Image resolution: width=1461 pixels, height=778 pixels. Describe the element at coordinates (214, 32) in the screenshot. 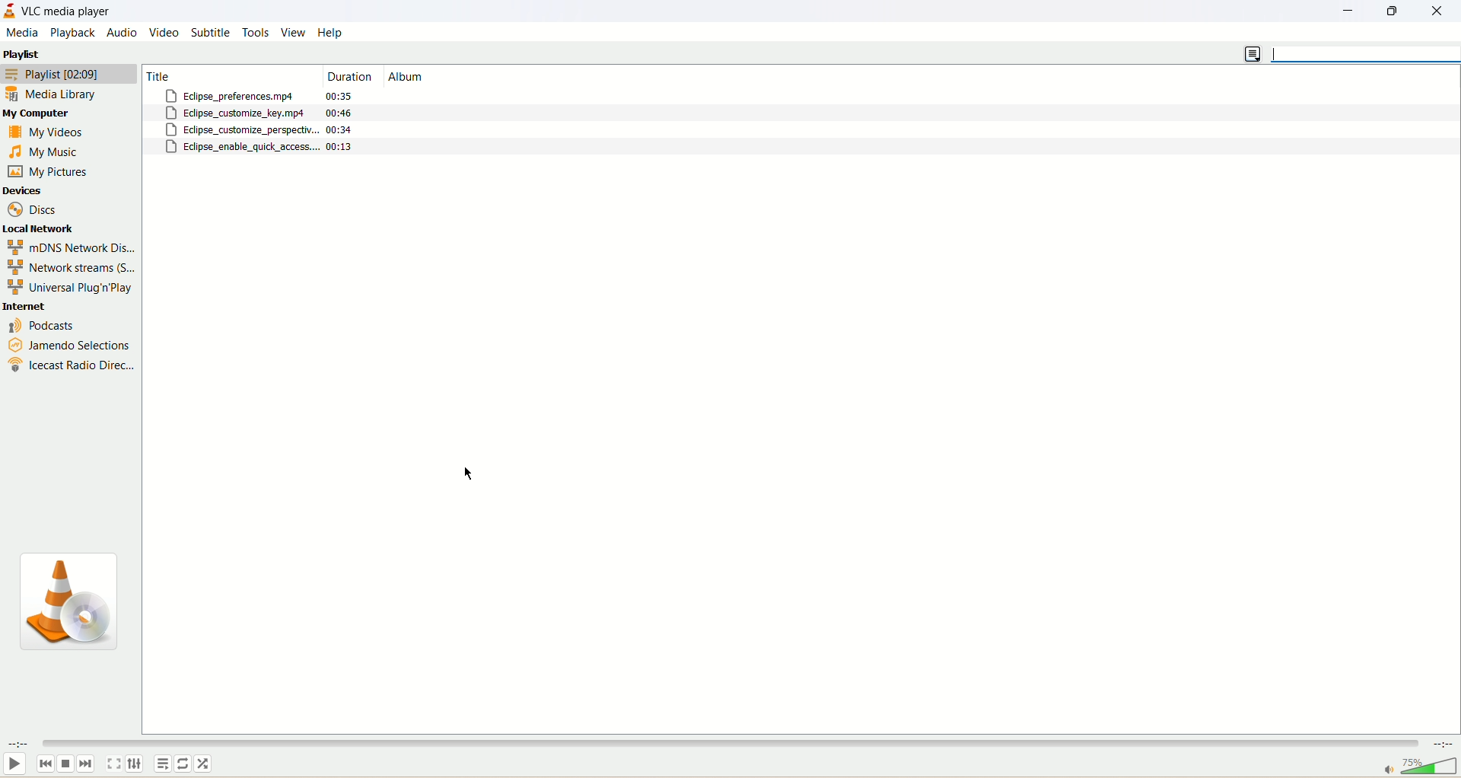

I see `subtitle` at that location.